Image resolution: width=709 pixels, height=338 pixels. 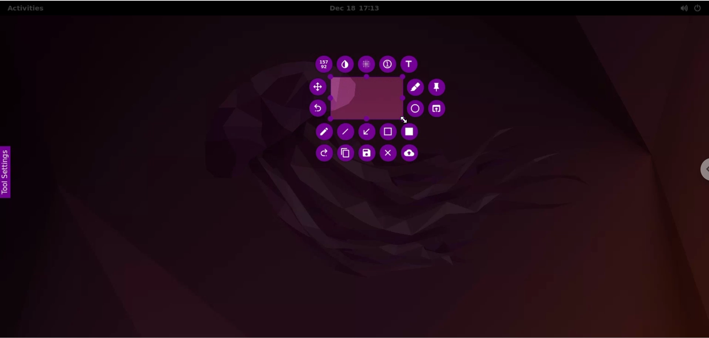 I want to click on line, so click(x=347, y=132).